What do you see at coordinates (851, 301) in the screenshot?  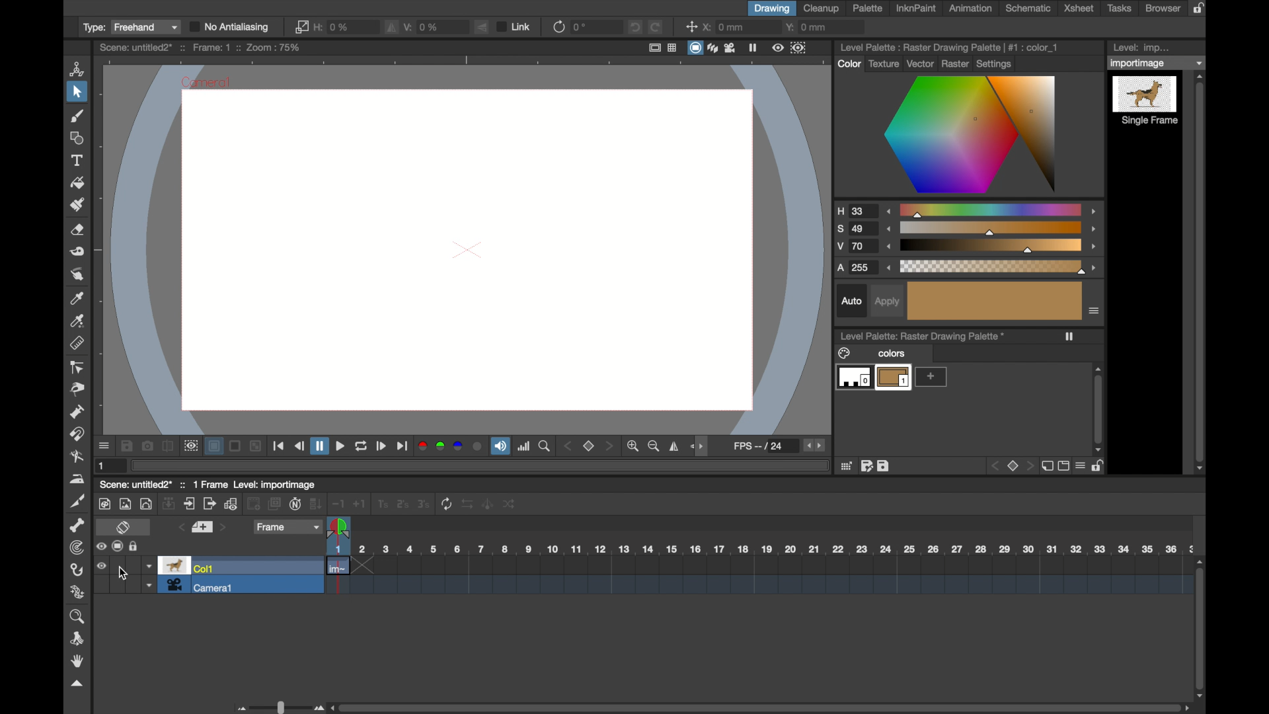 I see `auto` at bounding box center [851, 301].